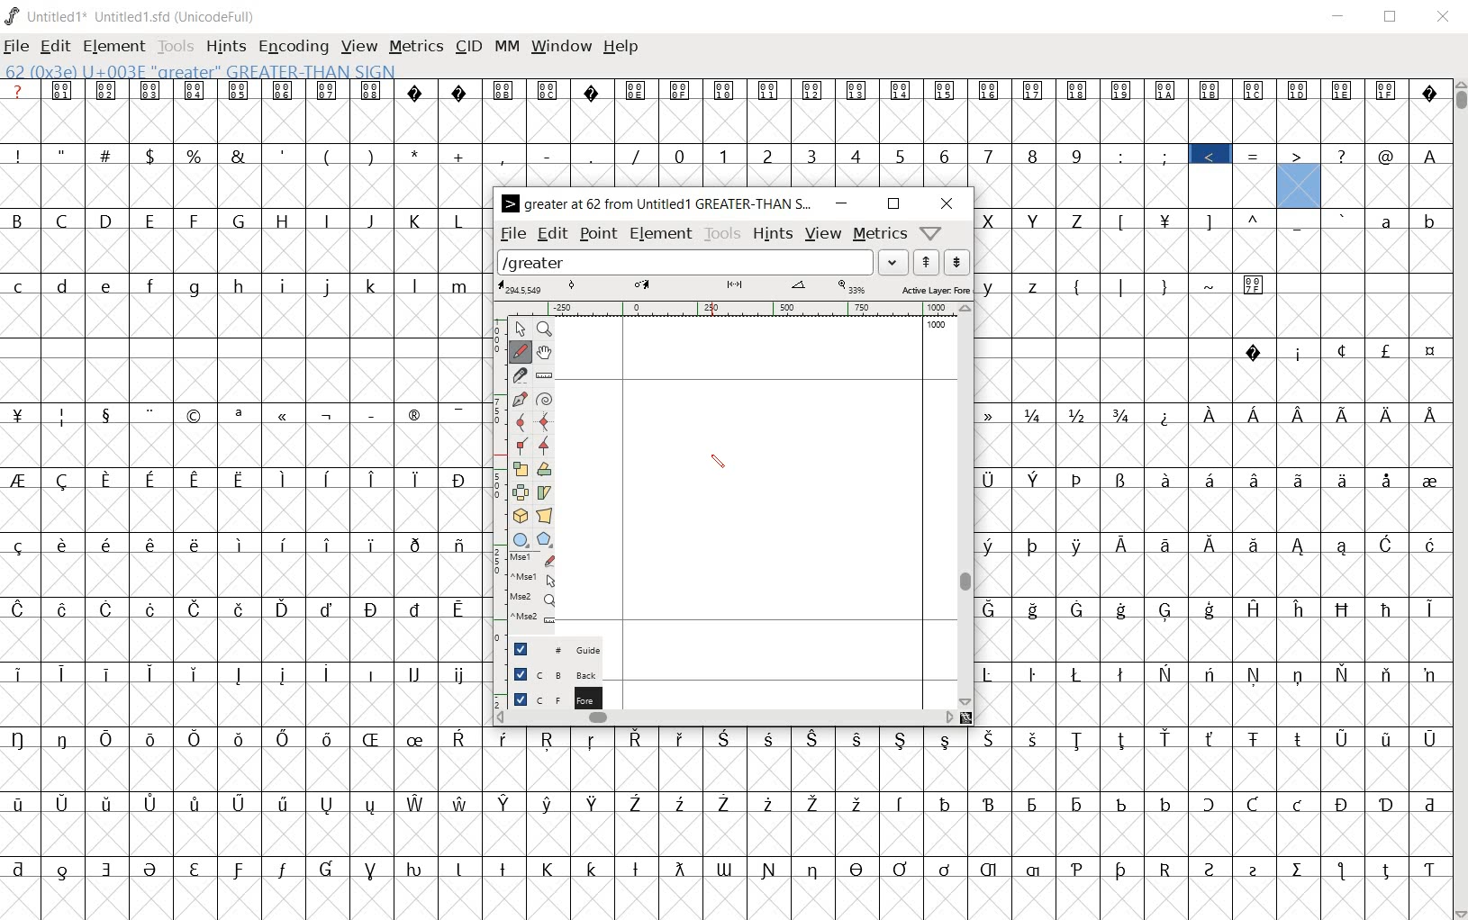  What do you see at coordinates (292, 47) in the screenshot?
I see `encoding` at bounding box center [292, 47].